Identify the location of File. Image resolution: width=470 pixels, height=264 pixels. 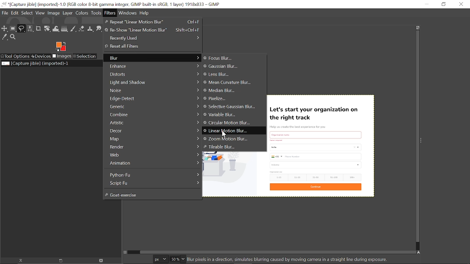
(5, 13).